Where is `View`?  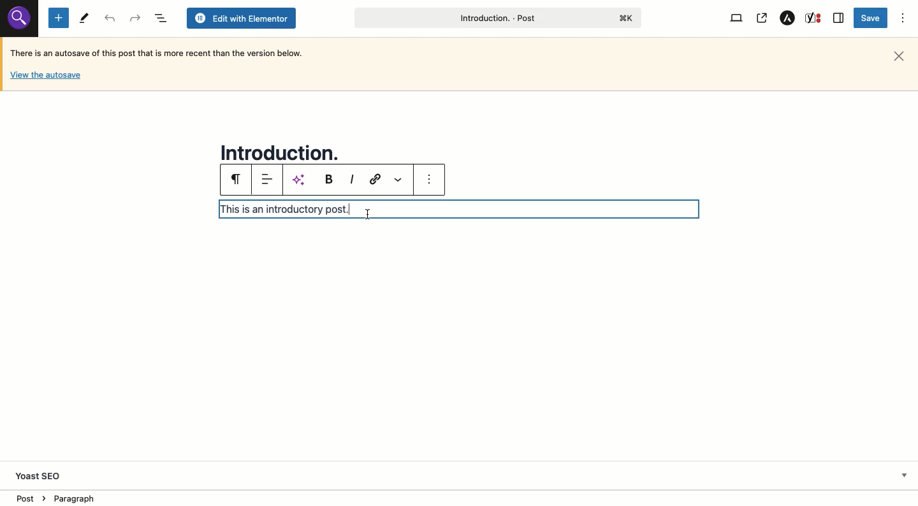
View is located at coordinates (738, 18).